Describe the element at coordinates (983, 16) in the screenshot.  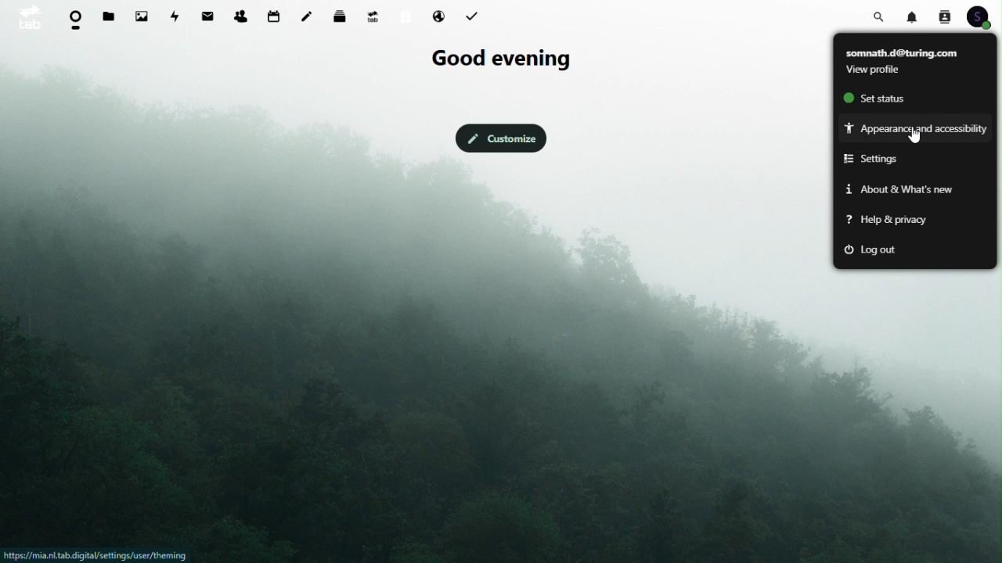
I see `Account icon` at that location.